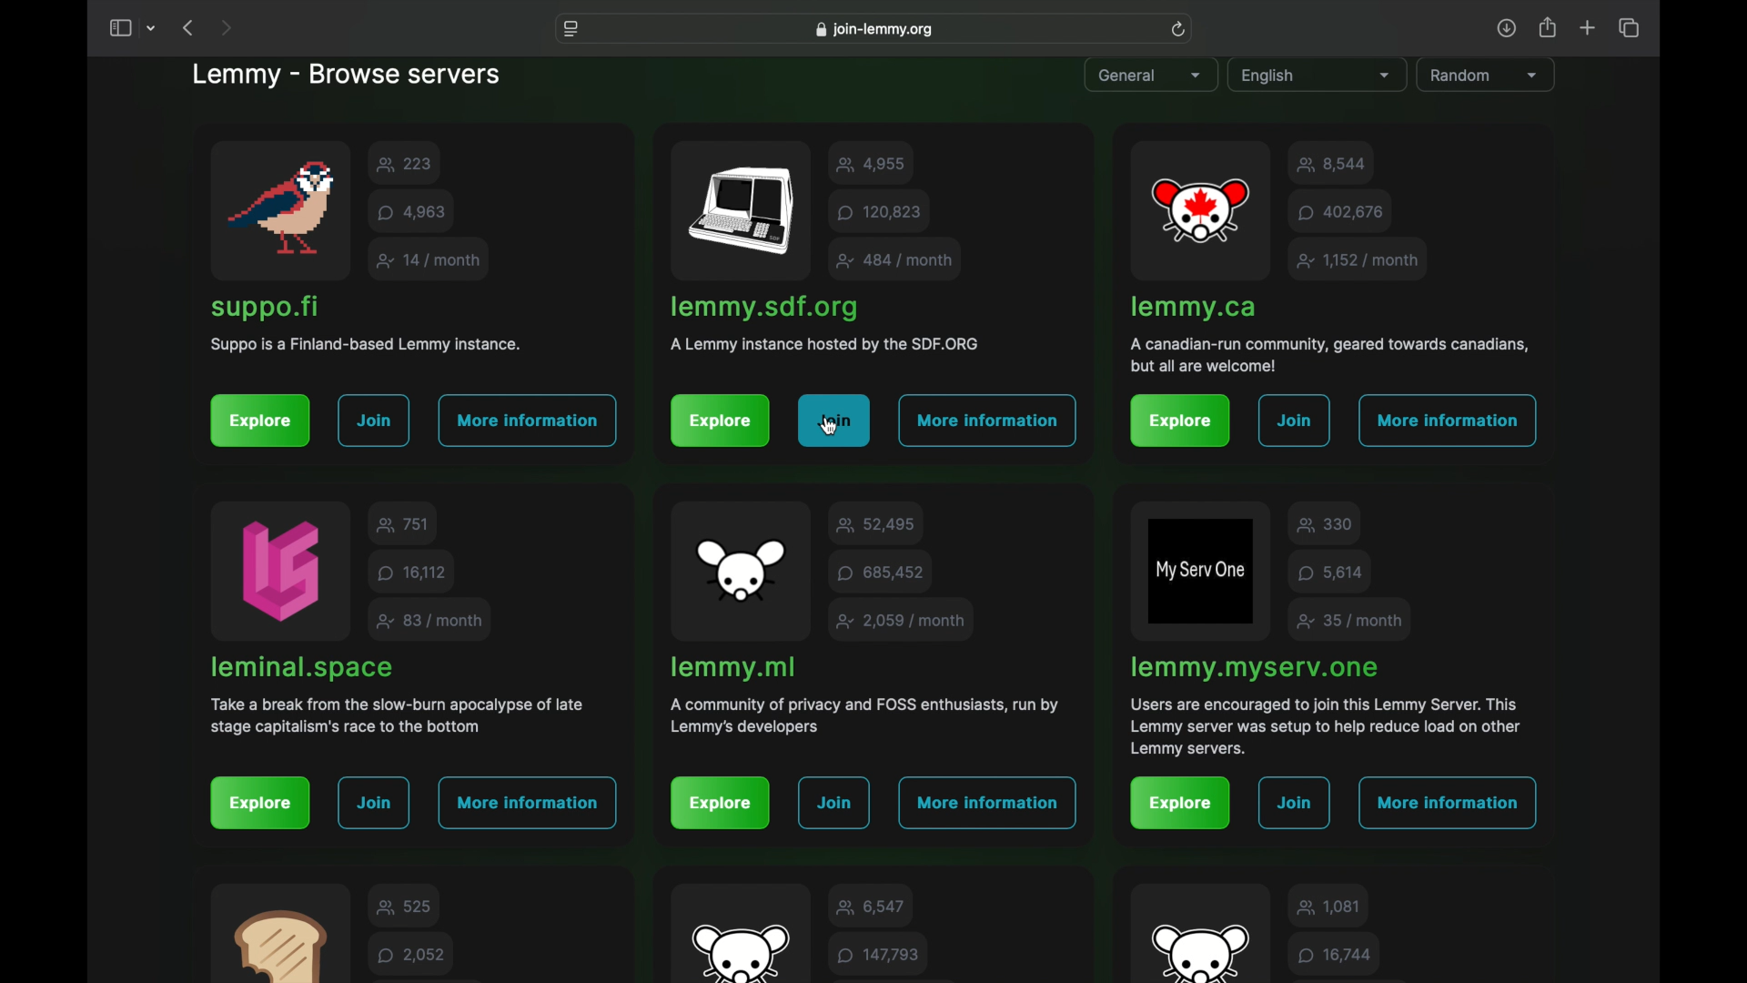  What do you see at coordinates (346, 76) in the screenshot?
I see `lemmy-browse servers` at bounding box center [346, 76].